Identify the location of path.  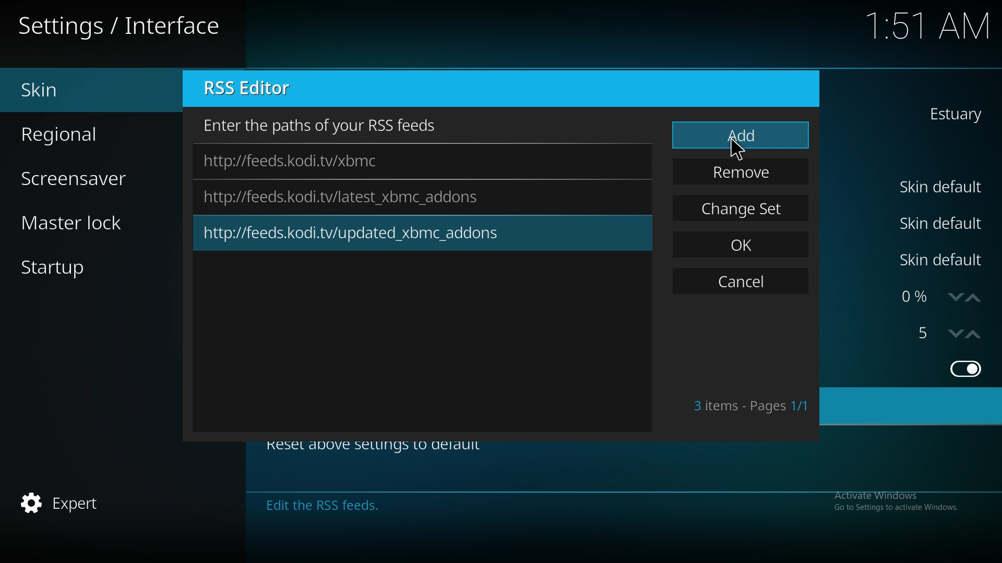
(307, 161).